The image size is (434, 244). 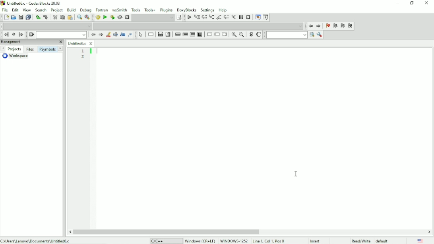 What do you see at coordinates (31, 35) in the screenshot?
I see `Clear` at bounding box center [31, 35].